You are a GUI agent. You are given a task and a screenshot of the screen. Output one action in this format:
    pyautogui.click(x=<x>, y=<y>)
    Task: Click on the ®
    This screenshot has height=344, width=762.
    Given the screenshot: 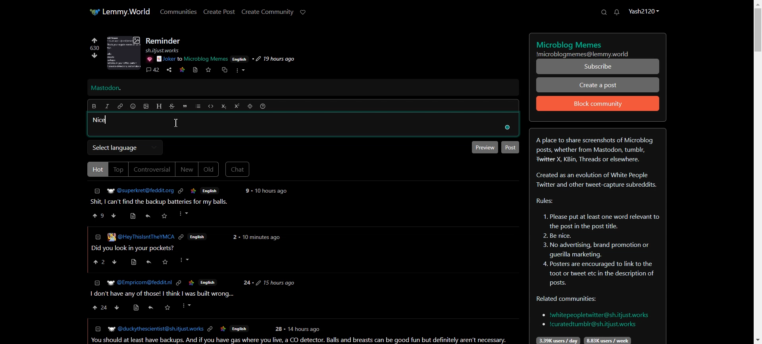 What is the action you would take?
    pyautogui.click(x=97, y=236)
    